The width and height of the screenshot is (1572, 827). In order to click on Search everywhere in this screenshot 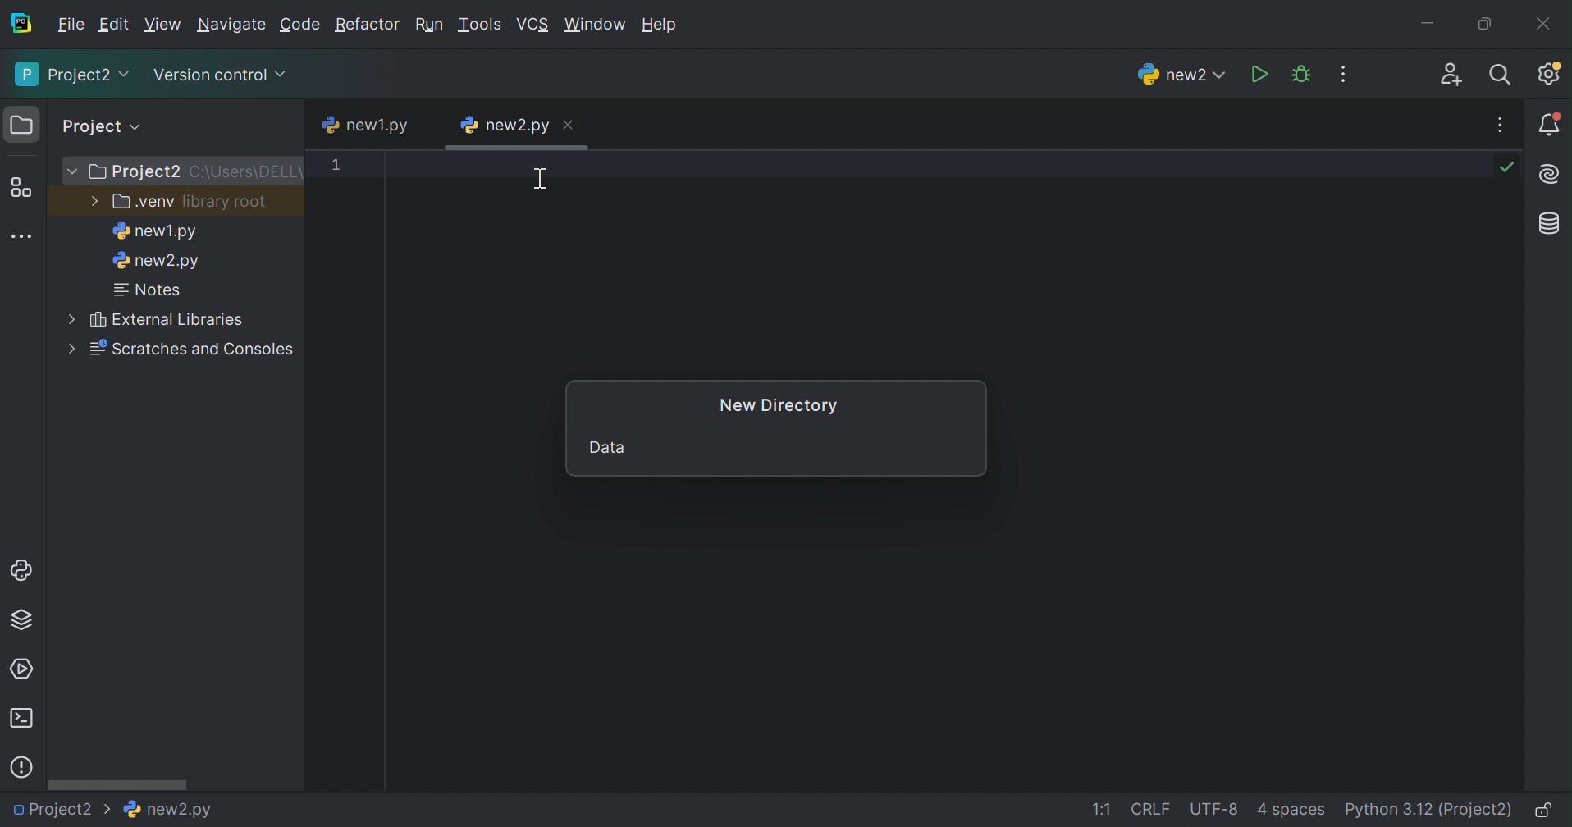, I will do `click(1506, 75)`.